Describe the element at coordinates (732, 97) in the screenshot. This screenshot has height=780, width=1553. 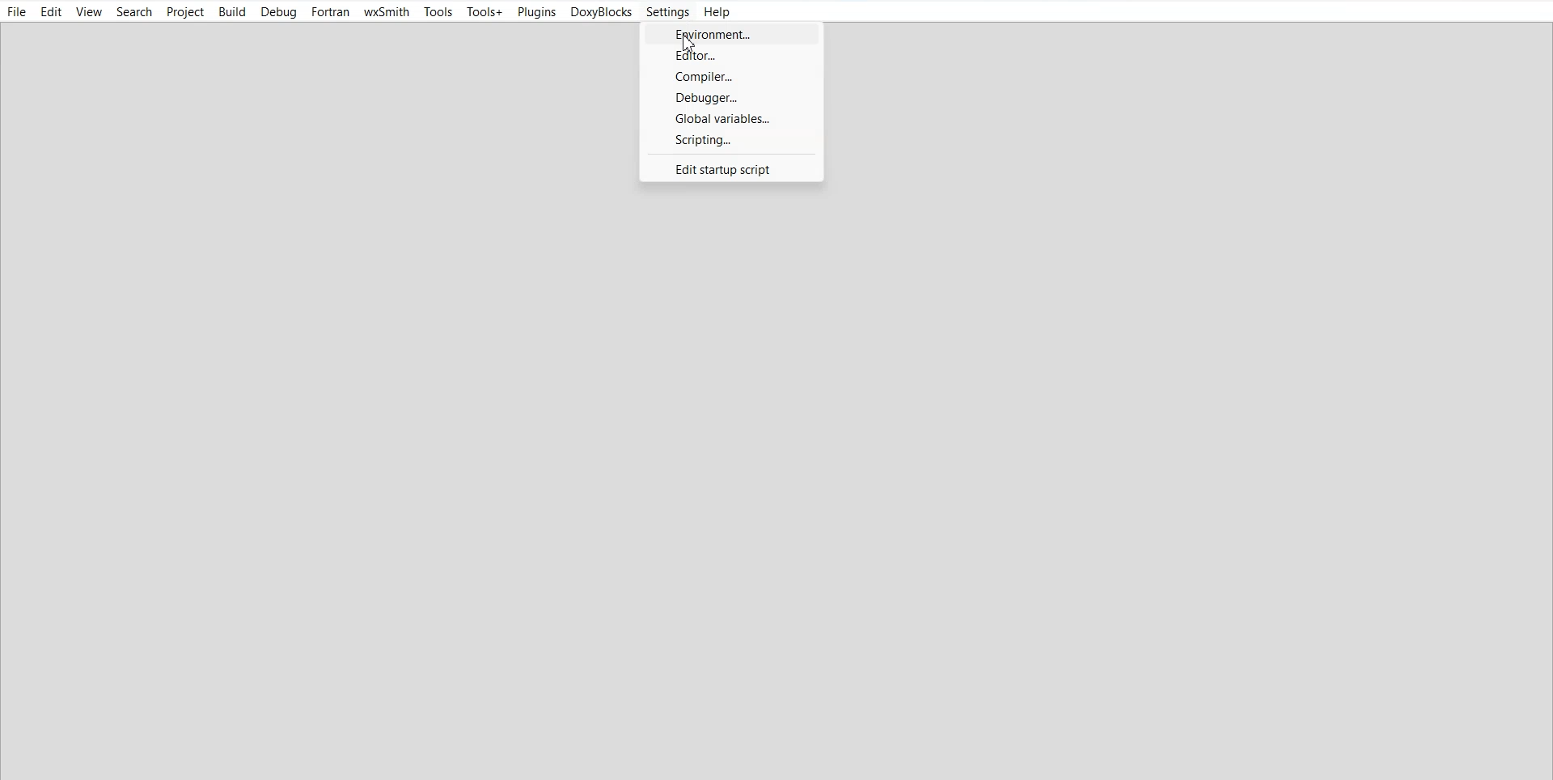
I see `Debugger` at that location.